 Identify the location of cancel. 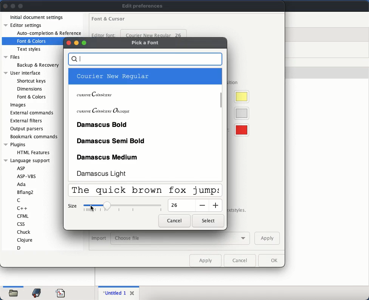
(174, 221).